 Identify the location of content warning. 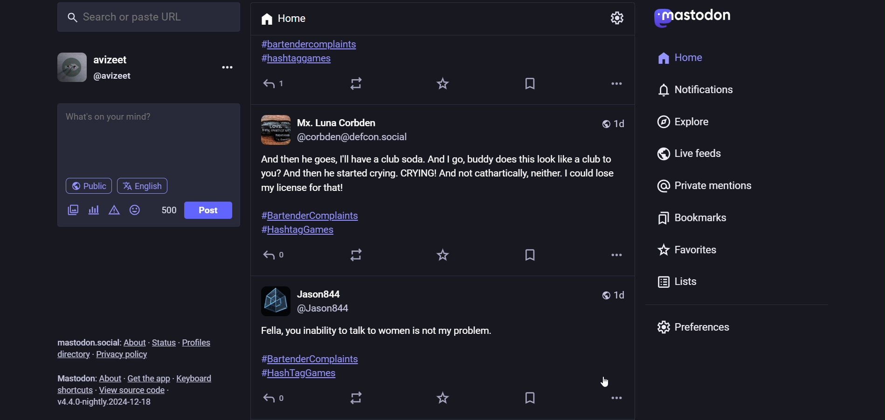
(113, 210).